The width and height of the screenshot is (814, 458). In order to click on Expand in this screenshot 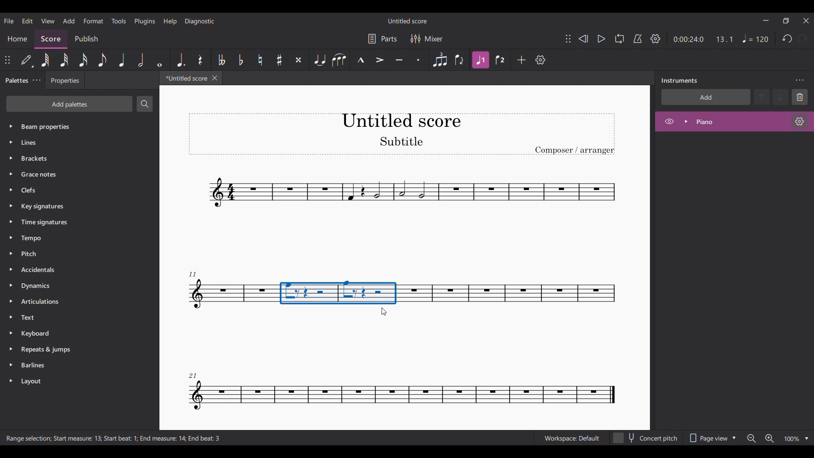, I will do `click(686, 121)`.